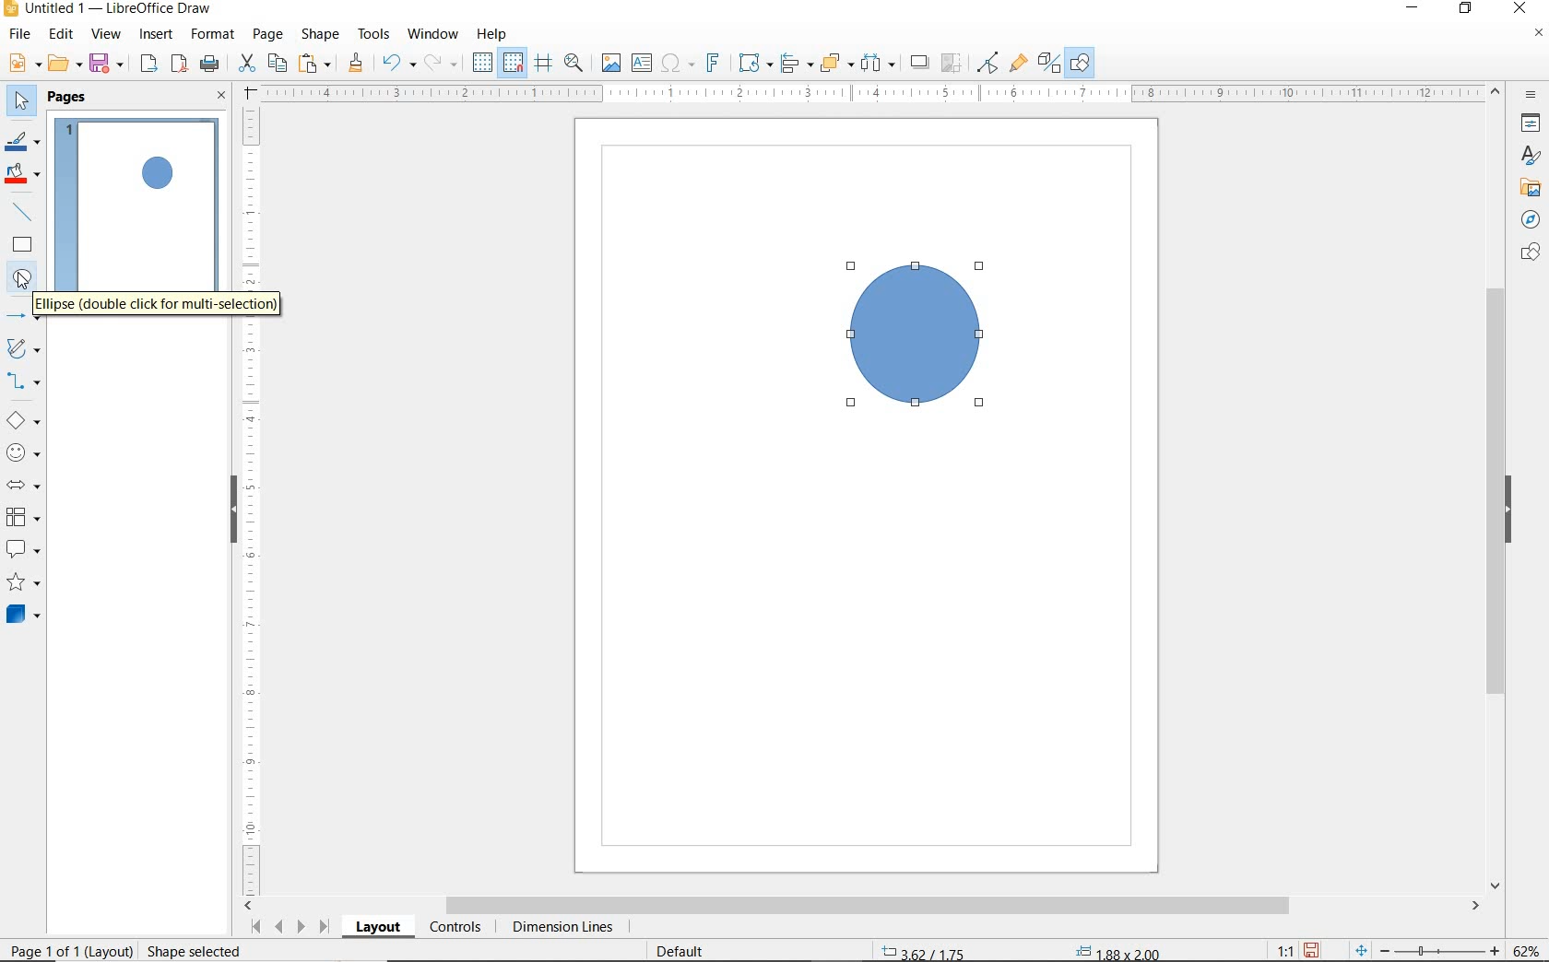 The height and width of the screenshot is (962, 1549). Describe the element at coordinates (543, 64) in the screenshot. I see `HELPLINES WHILE MOVING` at that location.